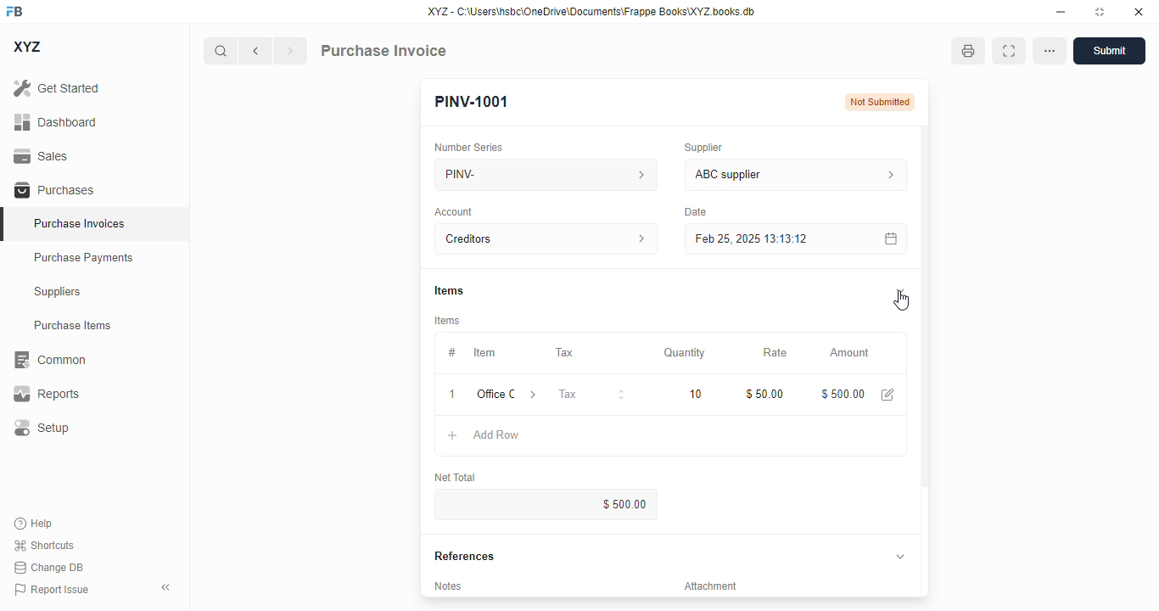 The height and width of the screenshot is (611, 1159). I want to click on tax, so click(566, 353).